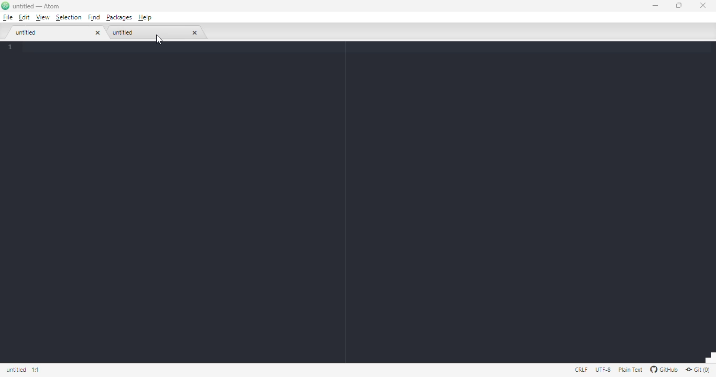 The width and height of the screenshot is (716, 377). What do you see at coordinates (630, 370) in the screenshot?
I see `plain text` at bounding box center [630, 370].